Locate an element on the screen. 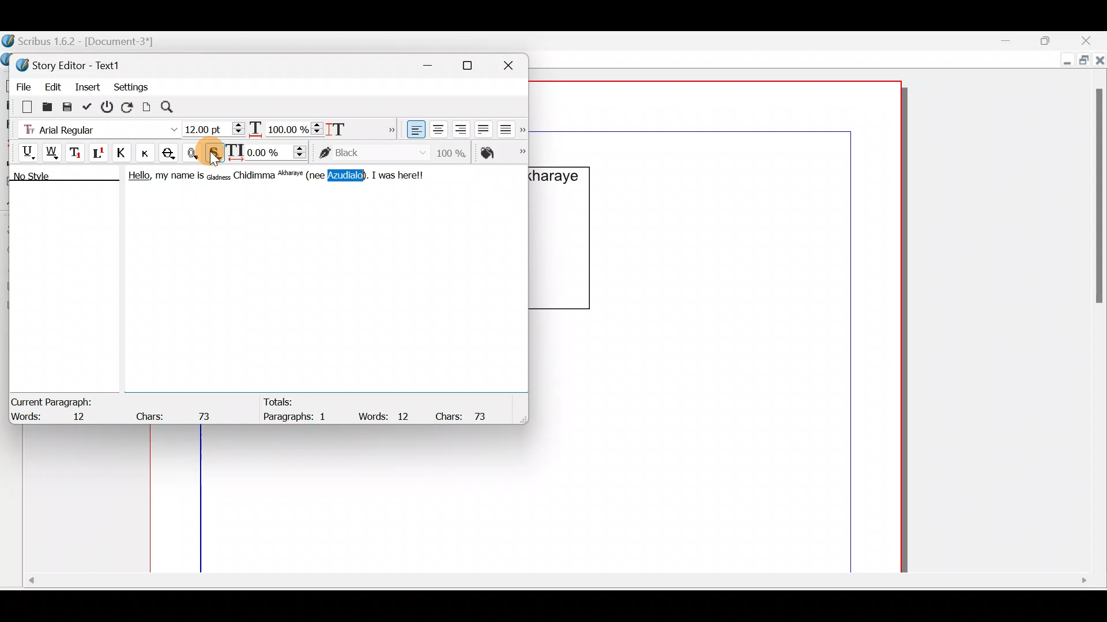 This screenshot has width=1107, height=622. Outline is located at coordinates (195, 151).